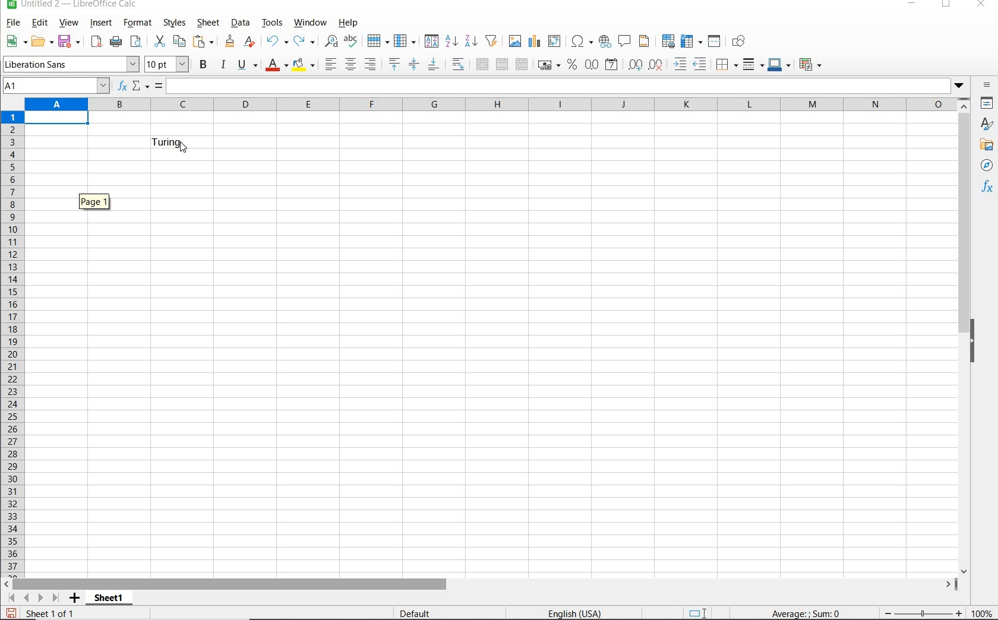 The height and width of the screenshot is (620, 998). Describe the element at coordinates (678, 64) in the screenshot. I see `INCREASE INDENT` at that location.